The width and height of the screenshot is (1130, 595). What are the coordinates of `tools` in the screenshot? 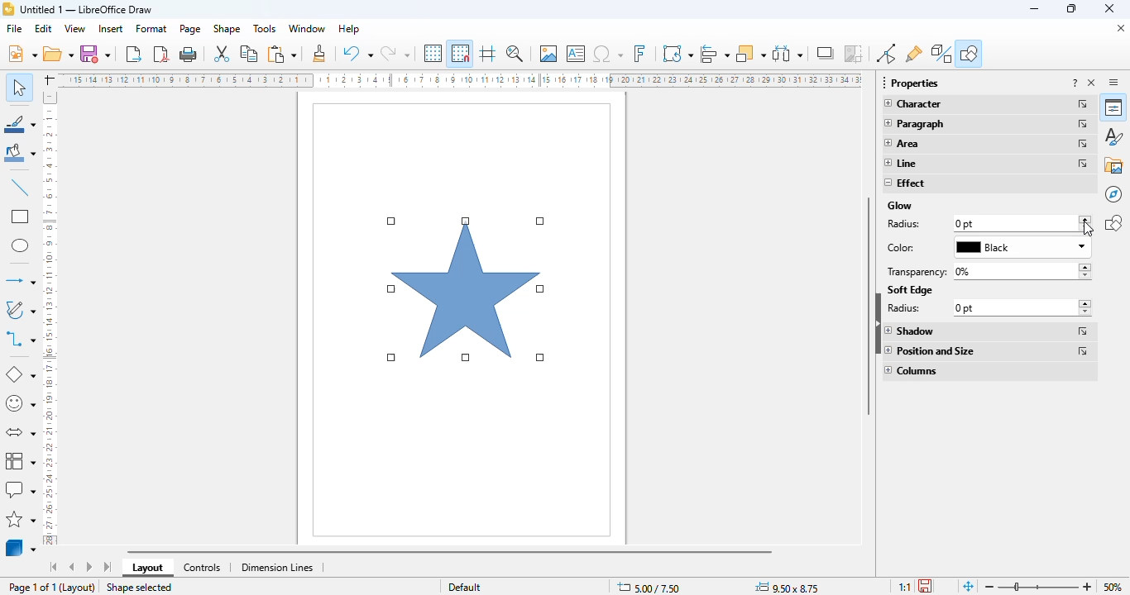 It's located at (265, 29).